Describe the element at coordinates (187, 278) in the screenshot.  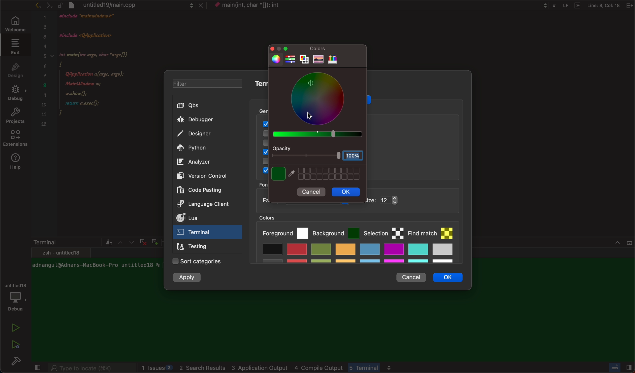
I see `apply` at that location.